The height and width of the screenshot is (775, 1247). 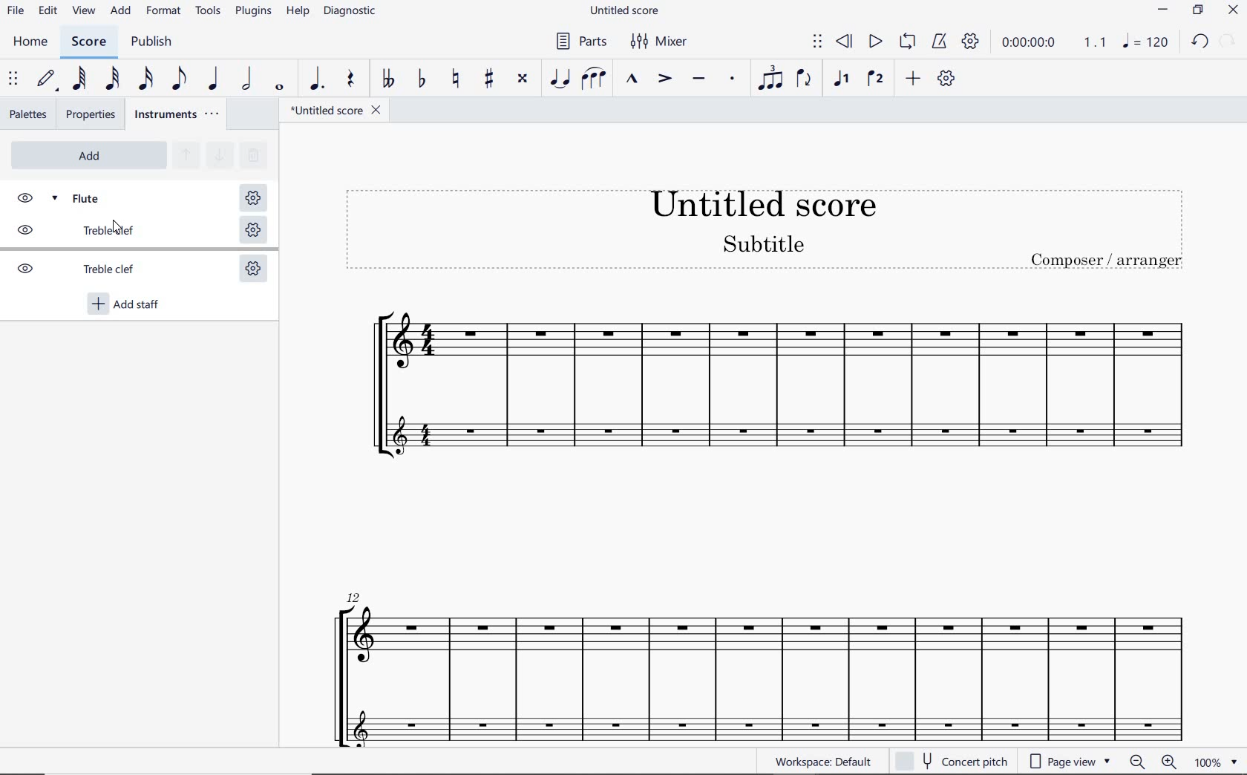 What do you see at coordinates (766, 229) in the screenshot?
I see `Title` at bounding box center [766, 229].